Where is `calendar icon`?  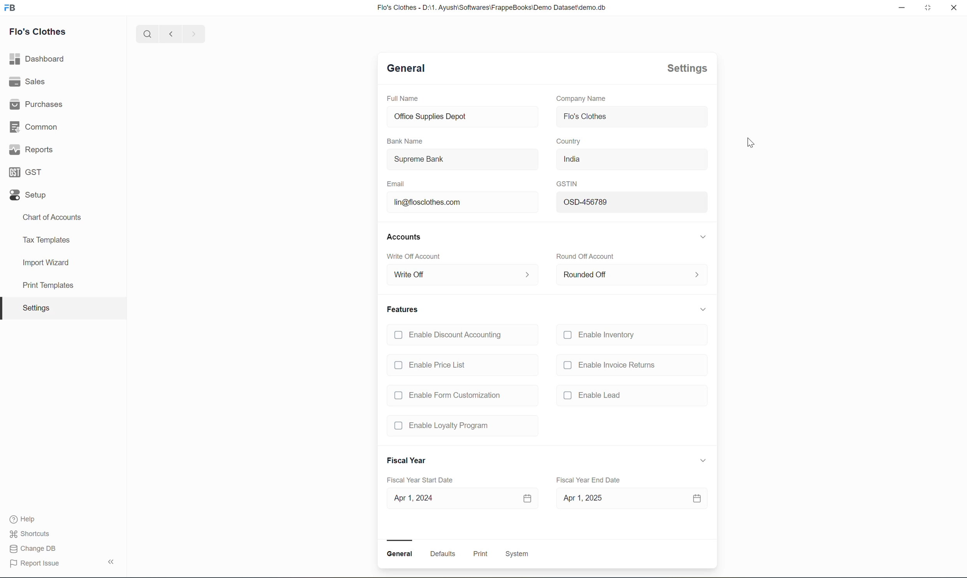 calendar icon is located at coordinates (698, 499).